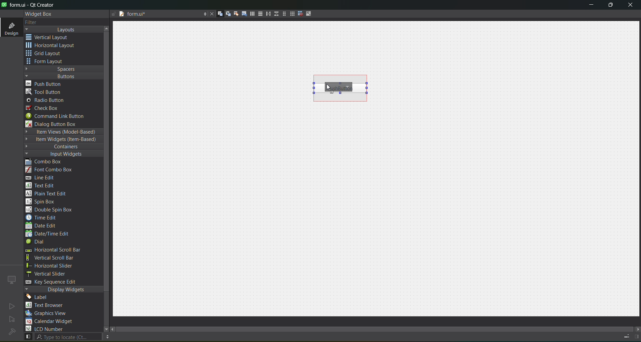 This screenshot has width=641, height=342. What do you see at coordinates (60, 147) in the screenshot?
I see `containers` at bounding box center [60, 147].